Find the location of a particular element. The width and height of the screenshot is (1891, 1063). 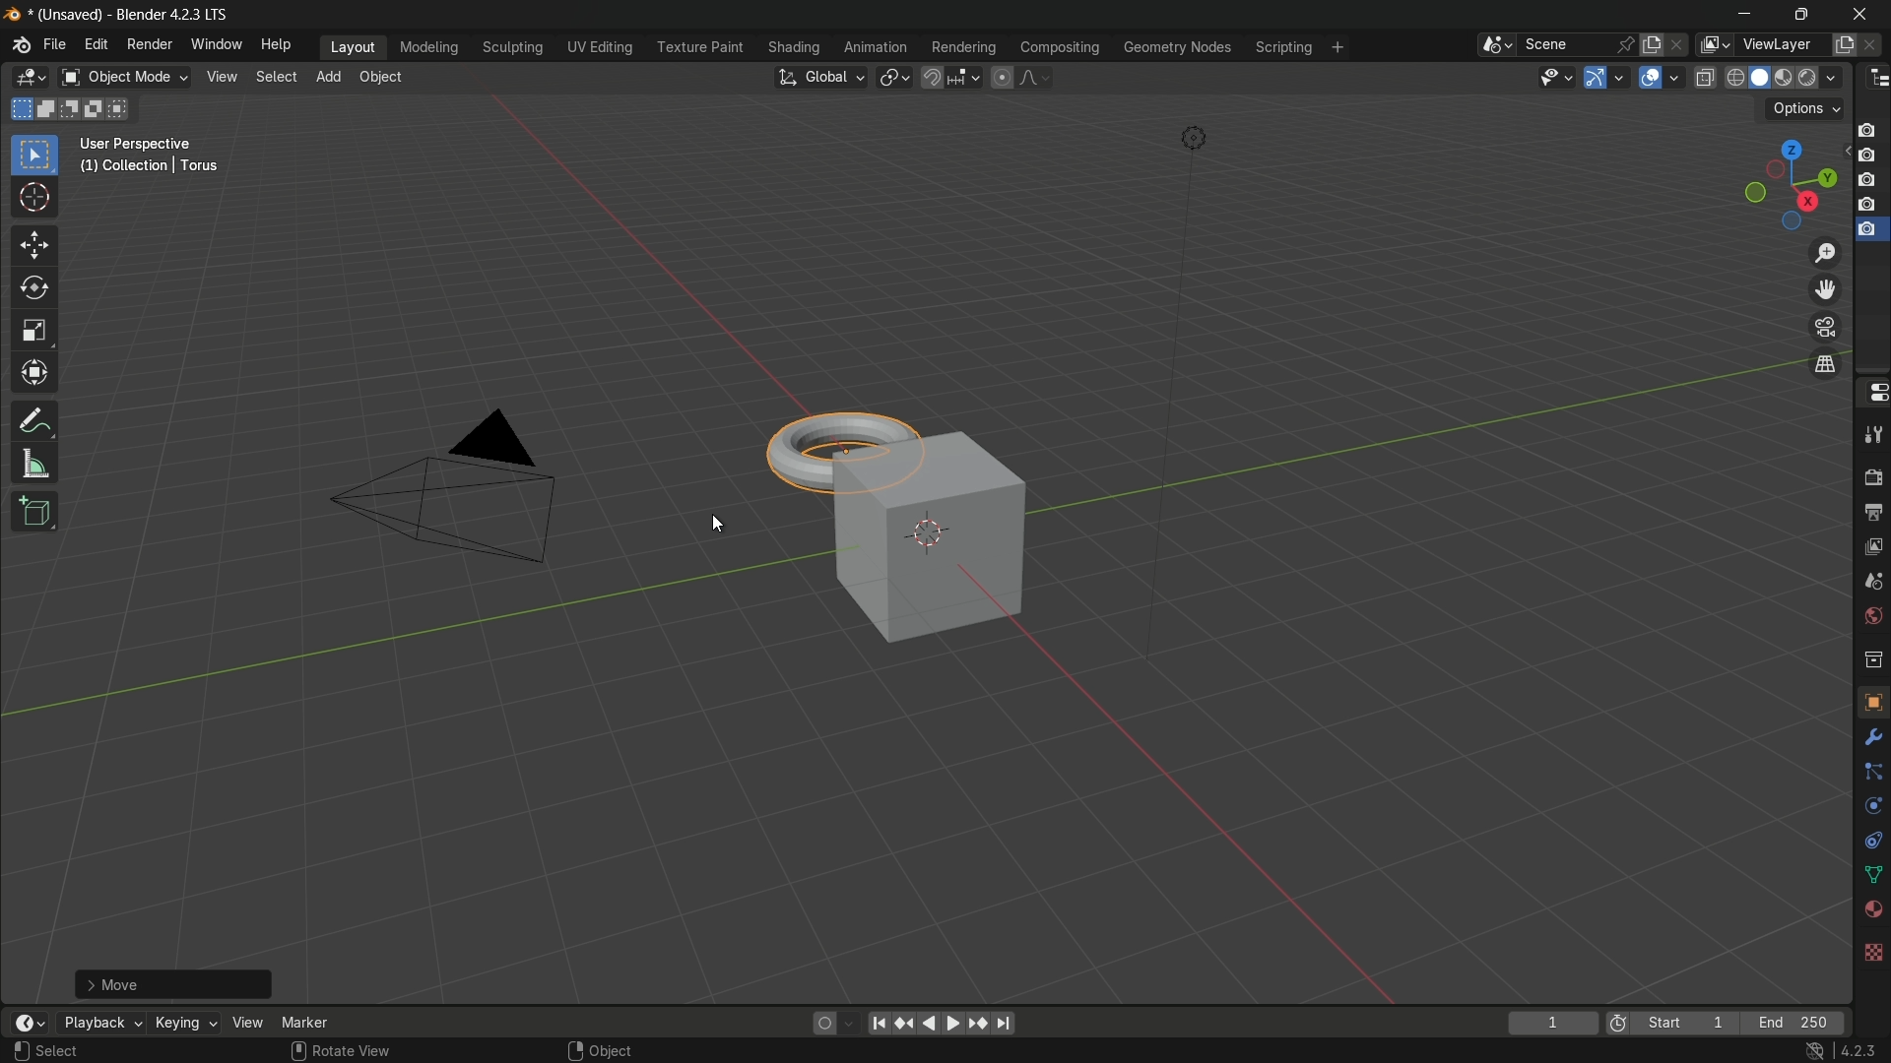

layer 1 is located at coordinates (1866, 131).